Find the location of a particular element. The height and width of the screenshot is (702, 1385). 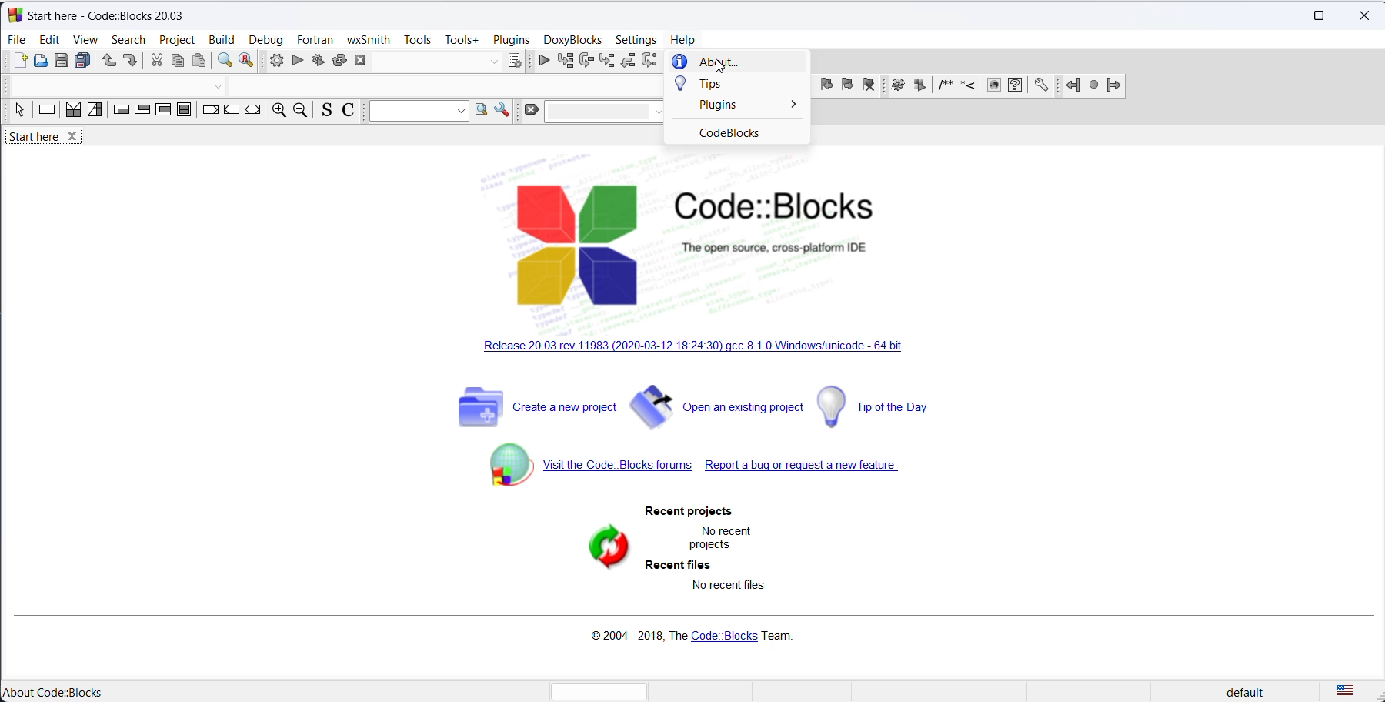

last jump is located at coordinates (1093, 87).